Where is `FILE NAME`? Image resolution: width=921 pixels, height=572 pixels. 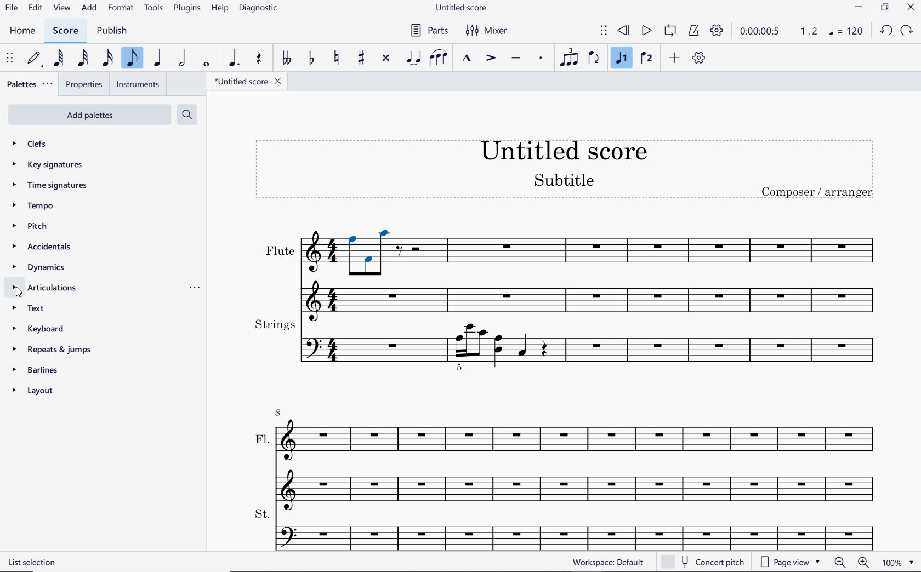 FILE NAME is located at coordinates (251, 81).